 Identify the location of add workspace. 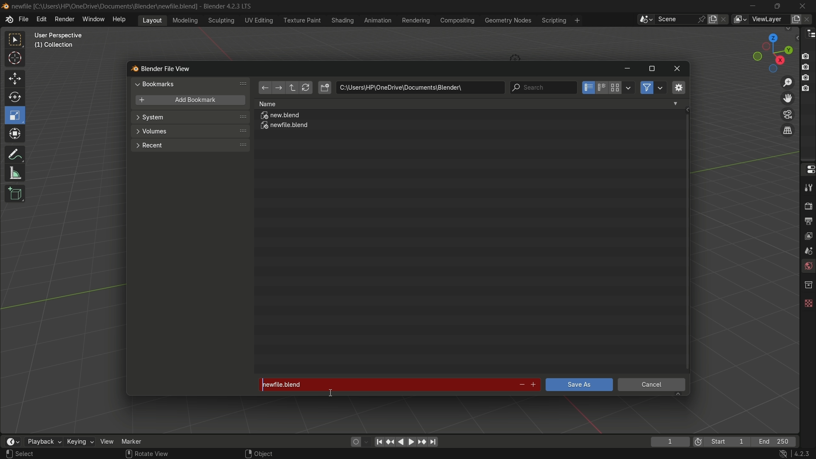
(576, 20).